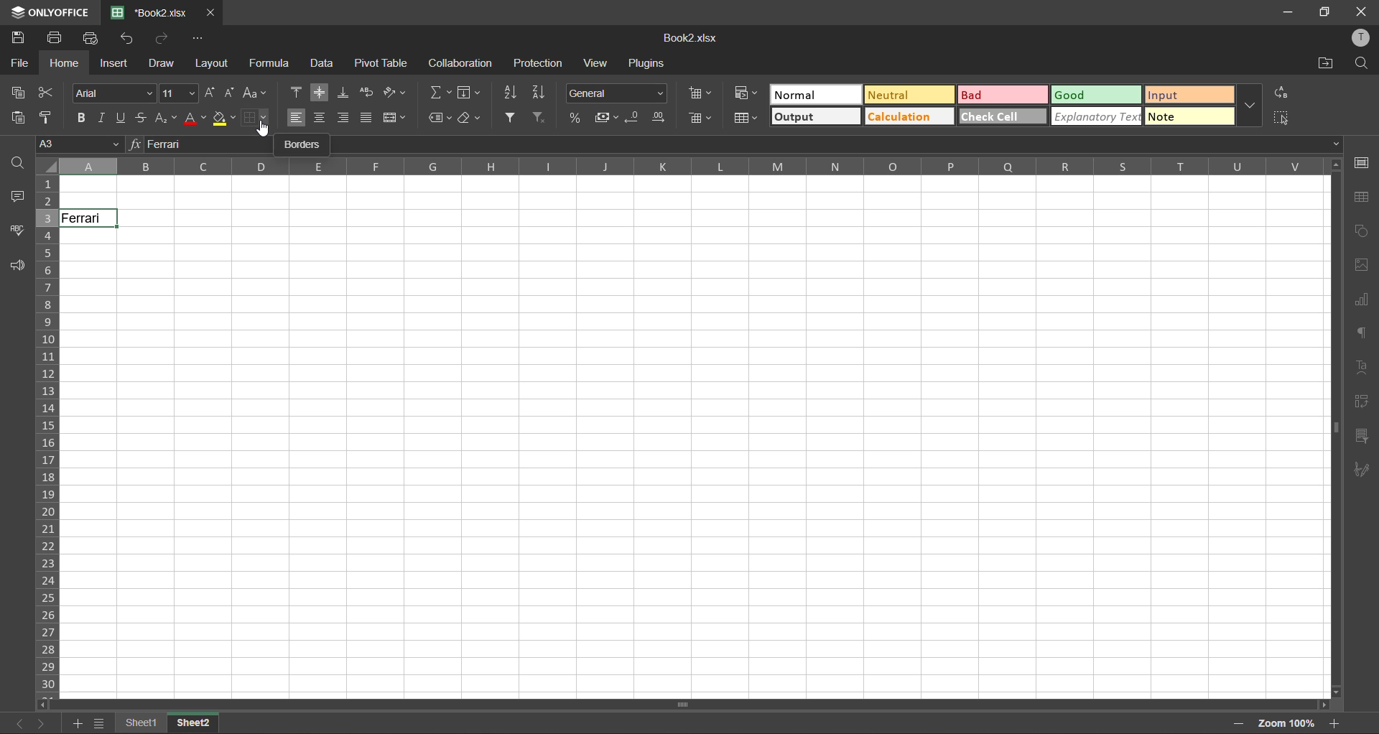  I want to click on paragraph, so click(1359, 335).